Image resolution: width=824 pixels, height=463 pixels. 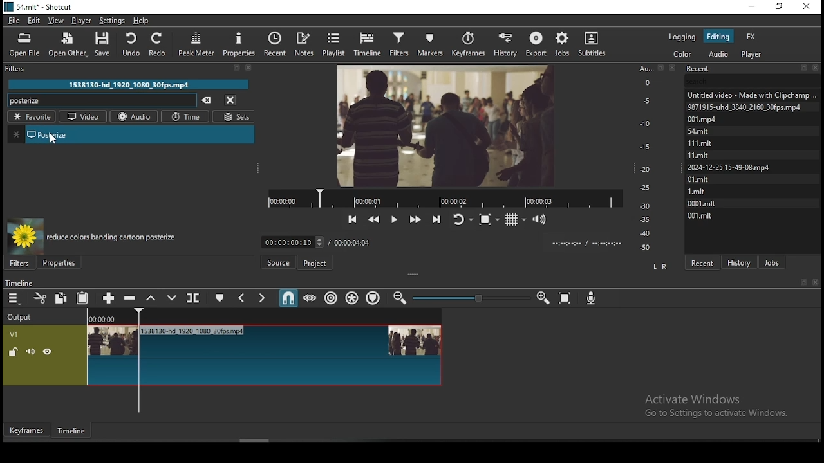 What do you see at coordinates (375, 219) in the screenshot?
I see `play quickly backwards` at bounding box center [375, 219].